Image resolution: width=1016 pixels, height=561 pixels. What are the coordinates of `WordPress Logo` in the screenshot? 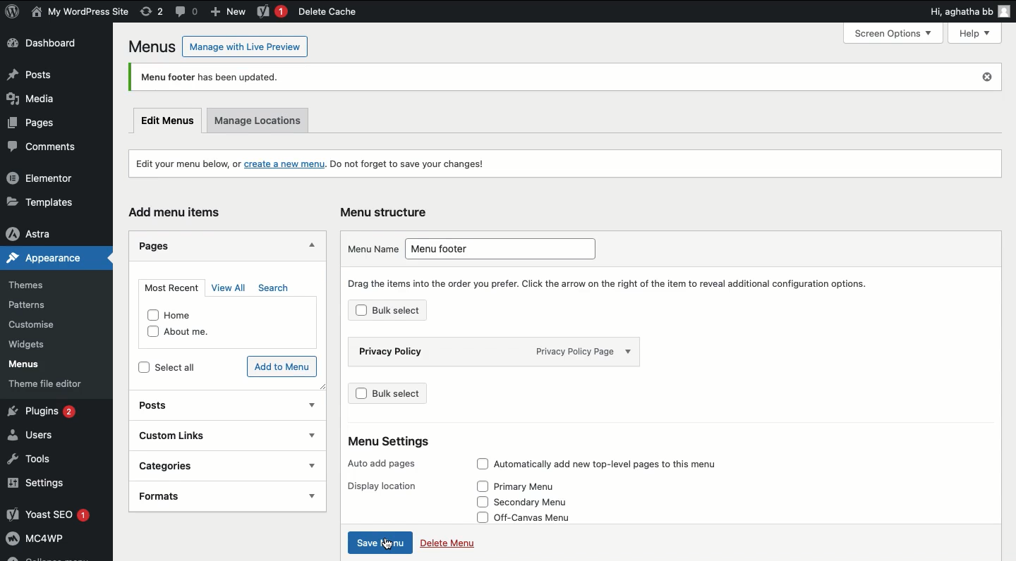 It's located at (13, 11).